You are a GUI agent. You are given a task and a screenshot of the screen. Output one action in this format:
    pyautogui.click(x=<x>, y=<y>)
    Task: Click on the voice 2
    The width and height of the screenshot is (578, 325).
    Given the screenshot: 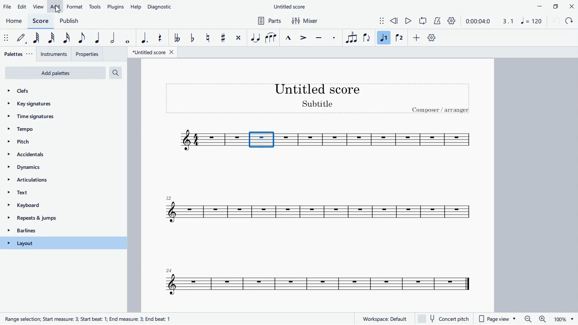 What is the action you would take?
    pyautogui.click(x=399, y=39)
    